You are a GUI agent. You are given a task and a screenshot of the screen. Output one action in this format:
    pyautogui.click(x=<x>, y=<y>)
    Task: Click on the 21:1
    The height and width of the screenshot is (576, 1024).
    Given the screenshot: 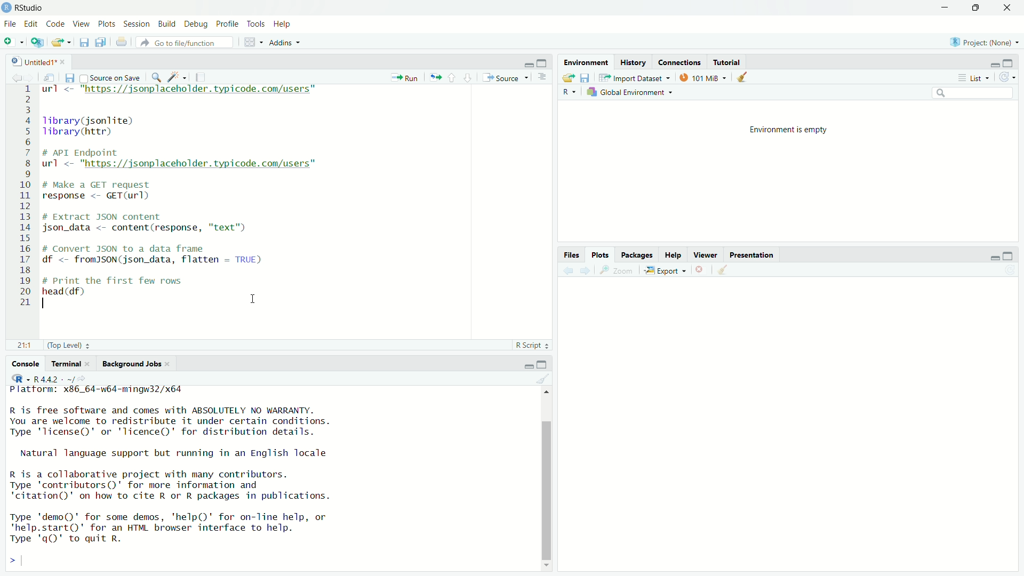 What is the action you would take?
    pyautogui.click(x=27, y=346)
    